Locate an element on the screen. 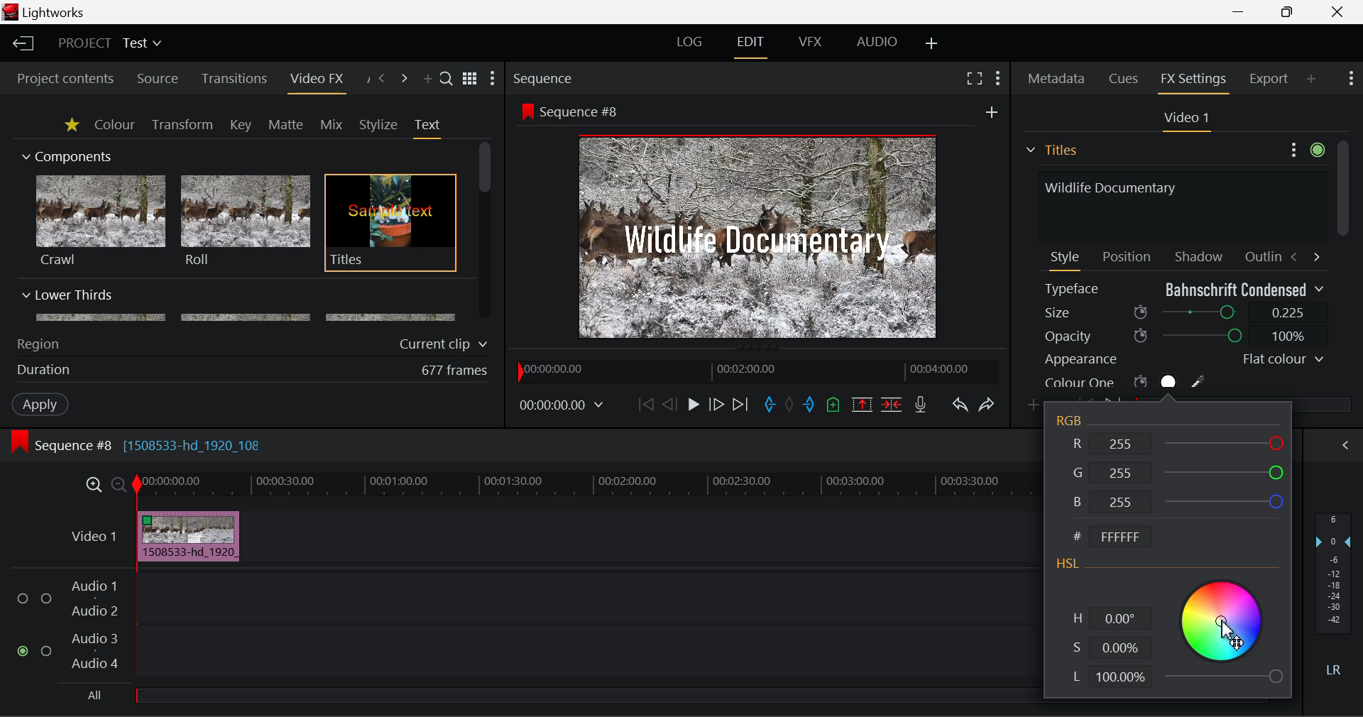 The height and width of the screenshot is (717, 1363). Undo is located at coordinates (960, 406).